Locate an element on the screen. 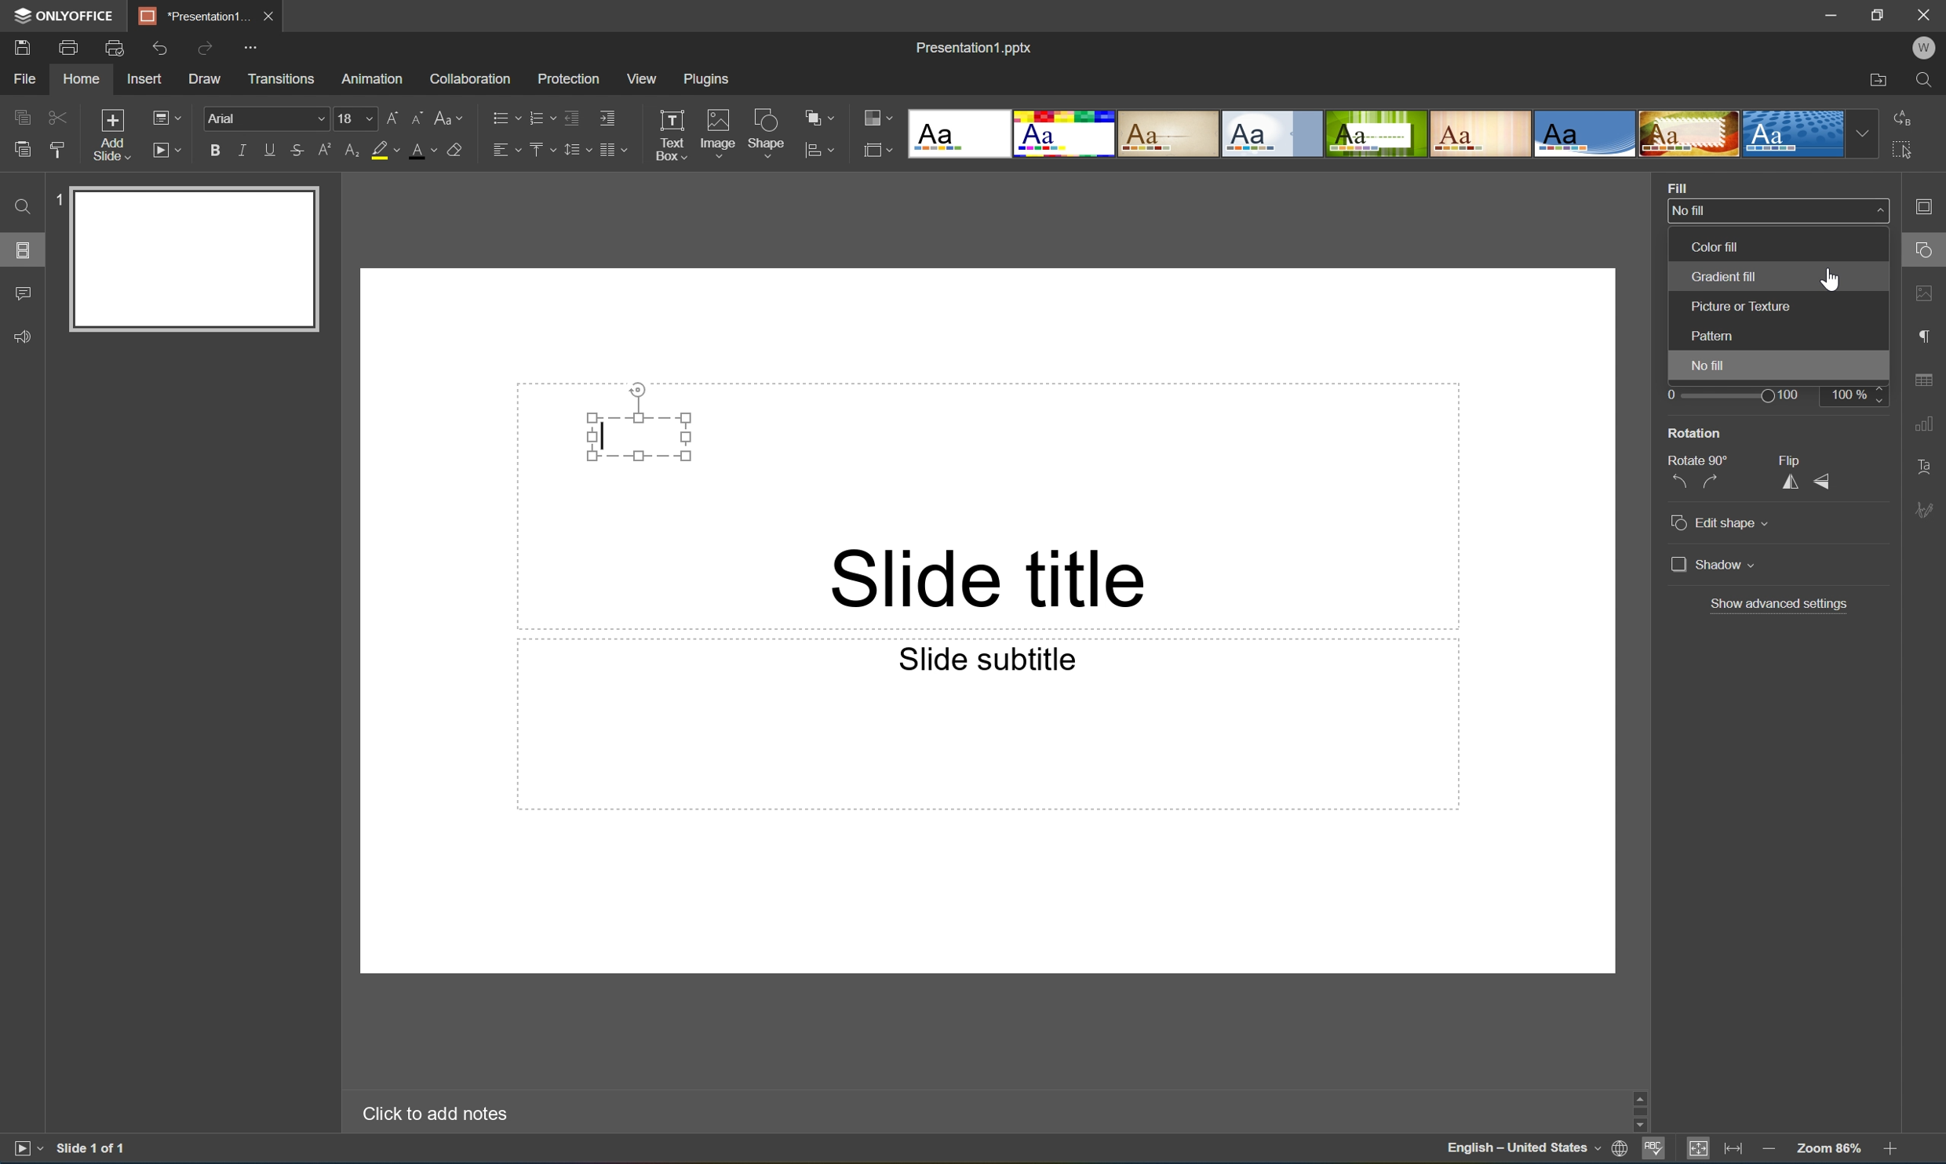  Minimize is located at coordinates (1837, 15).